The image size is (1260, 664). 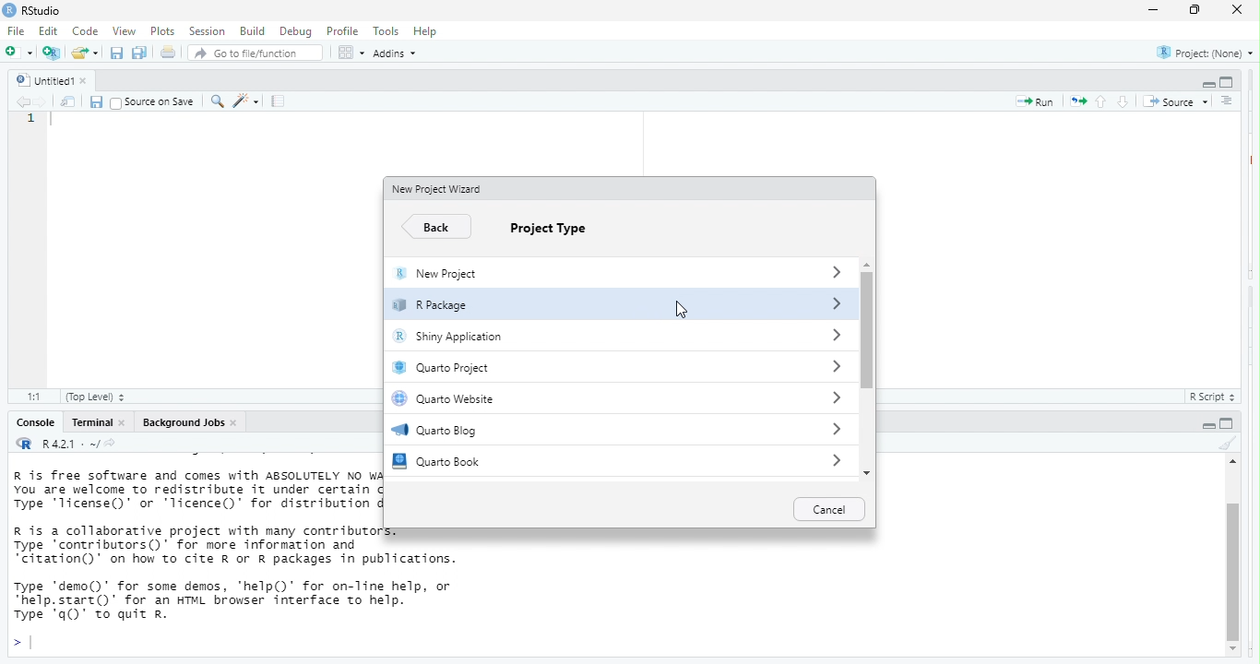 What do you see at coordinates (1207, 397) in the screenshot?
I see `RScript ` at bounding box center [1207, 397].